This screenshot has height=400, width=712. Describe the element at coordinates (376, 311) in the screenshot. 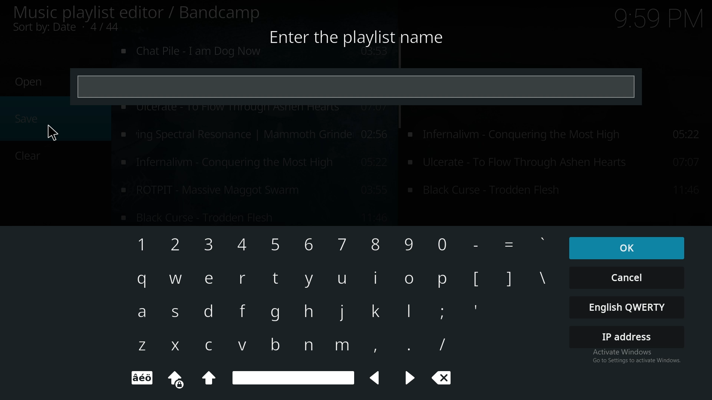

I see `keyboard input` at that location.